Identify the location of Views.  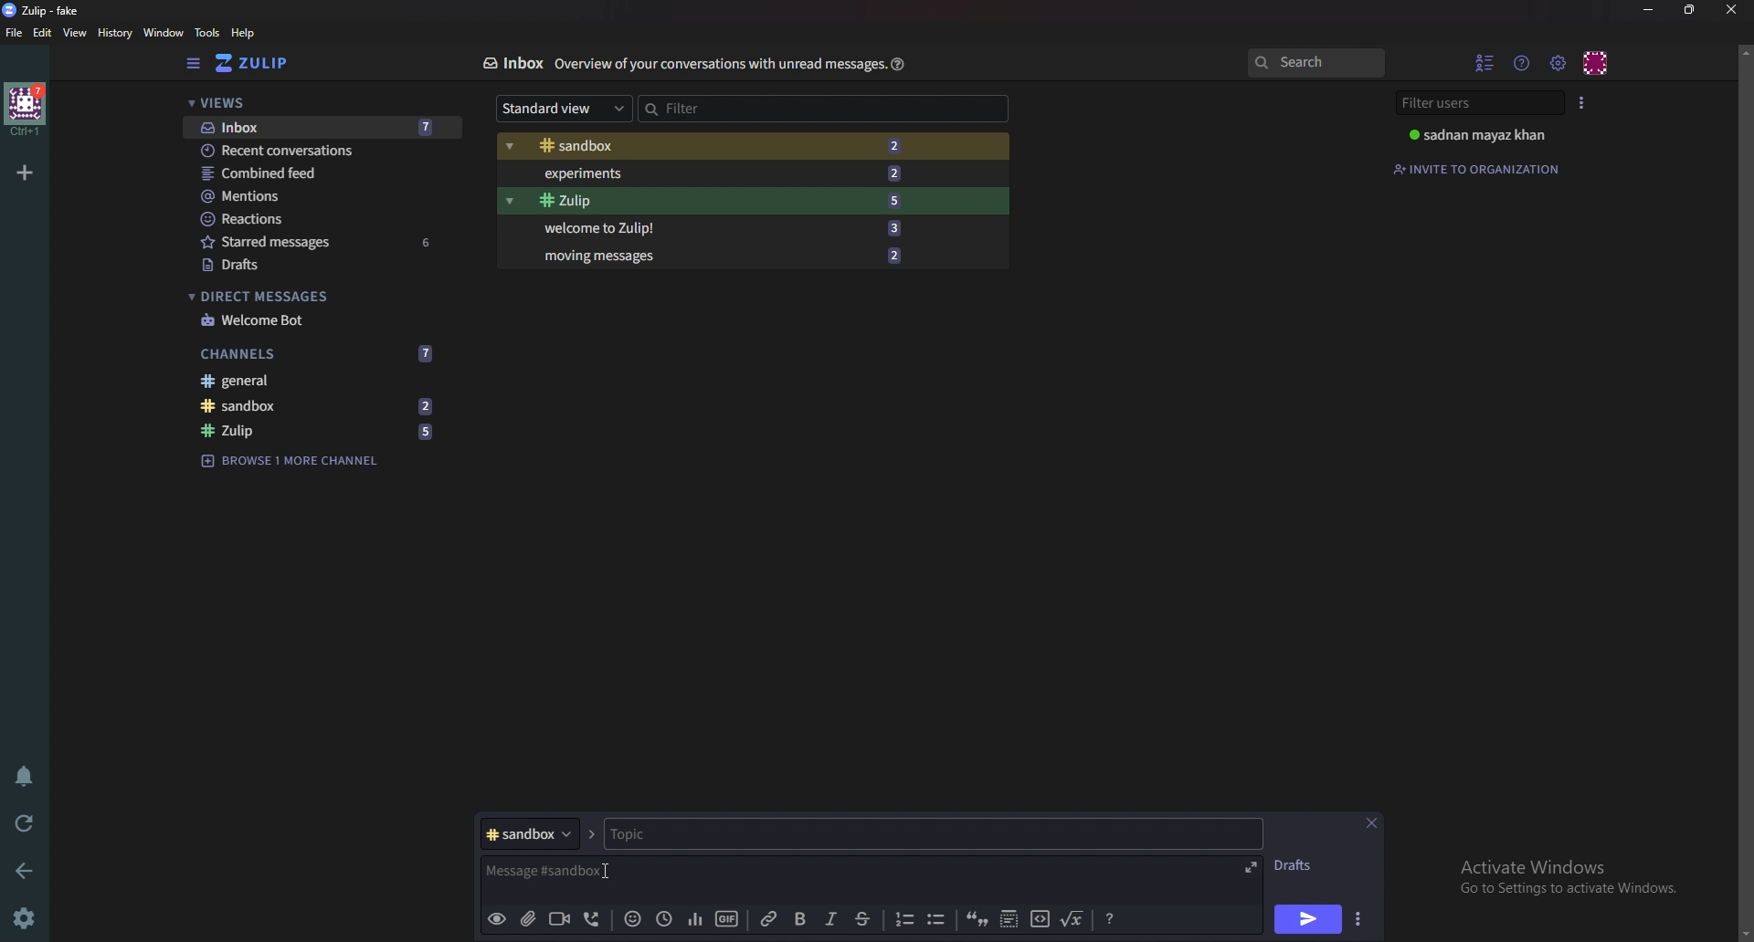
(312, 105).